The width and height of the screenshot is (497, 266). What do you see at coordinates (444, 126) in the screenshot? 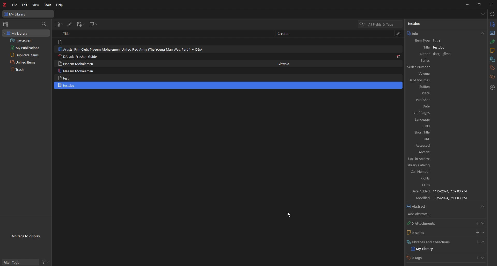
I see `ISBN` at bounding box center [444, 126].